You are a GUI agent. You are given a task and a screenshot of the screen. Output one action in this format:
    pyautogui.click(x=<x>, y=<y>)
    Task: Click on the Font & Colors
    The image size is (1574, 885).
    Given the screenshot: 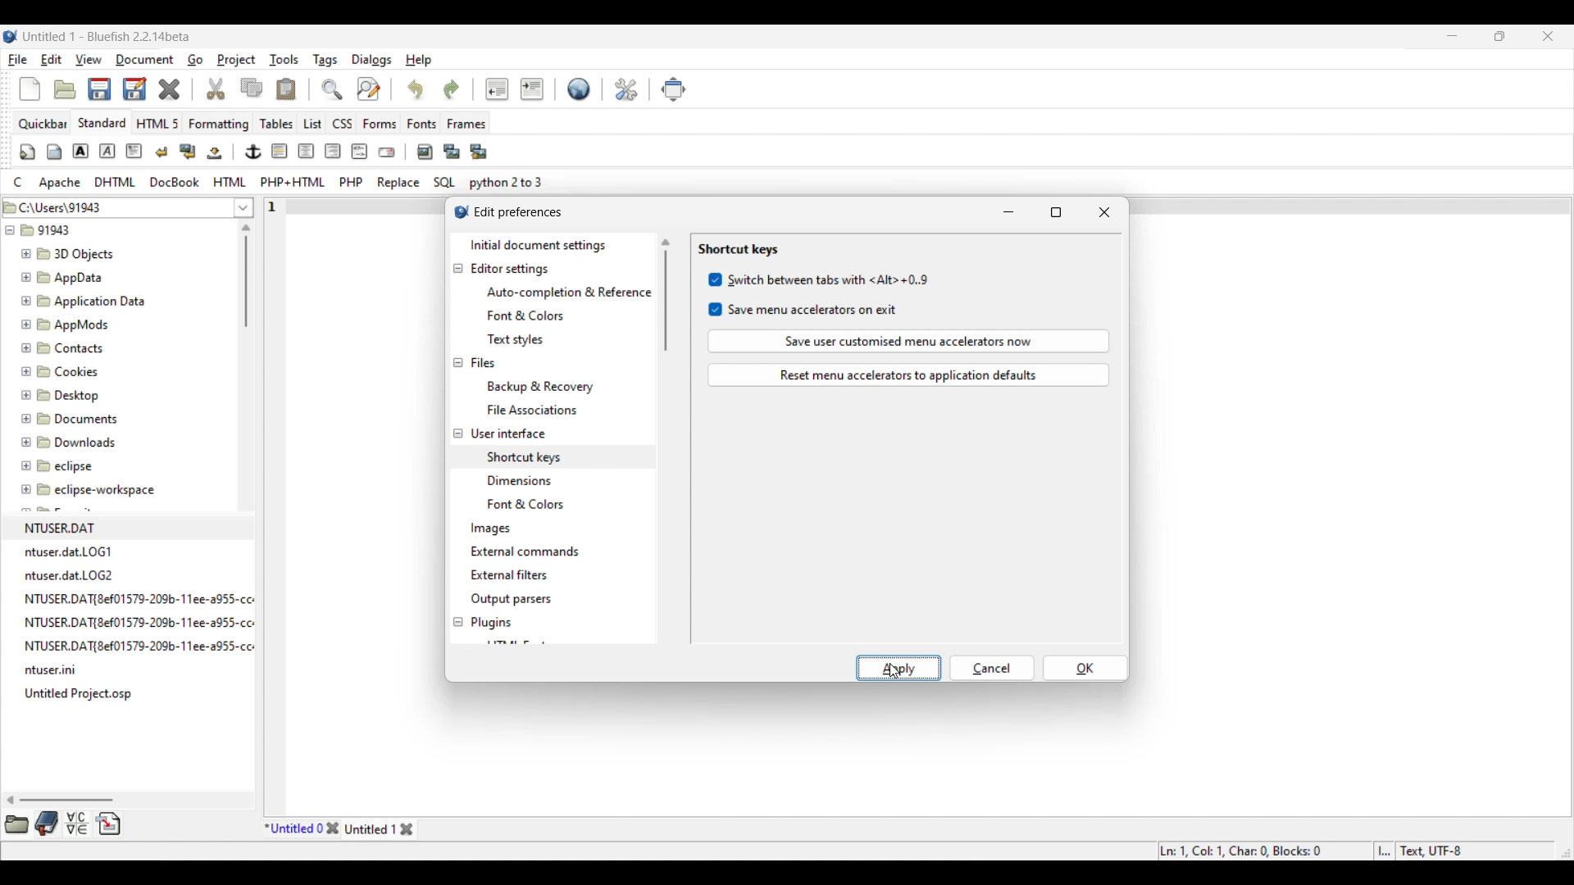 What is the action you would take?
    pyautogui.click(x=532, y=505)
    